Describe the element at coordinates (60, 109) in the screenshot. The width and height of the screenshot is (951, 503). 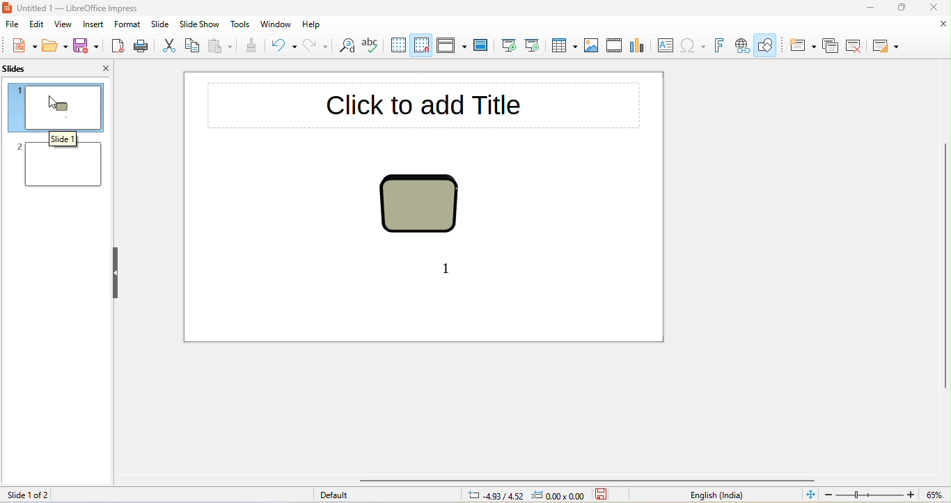
I see `slide 1` at that location.